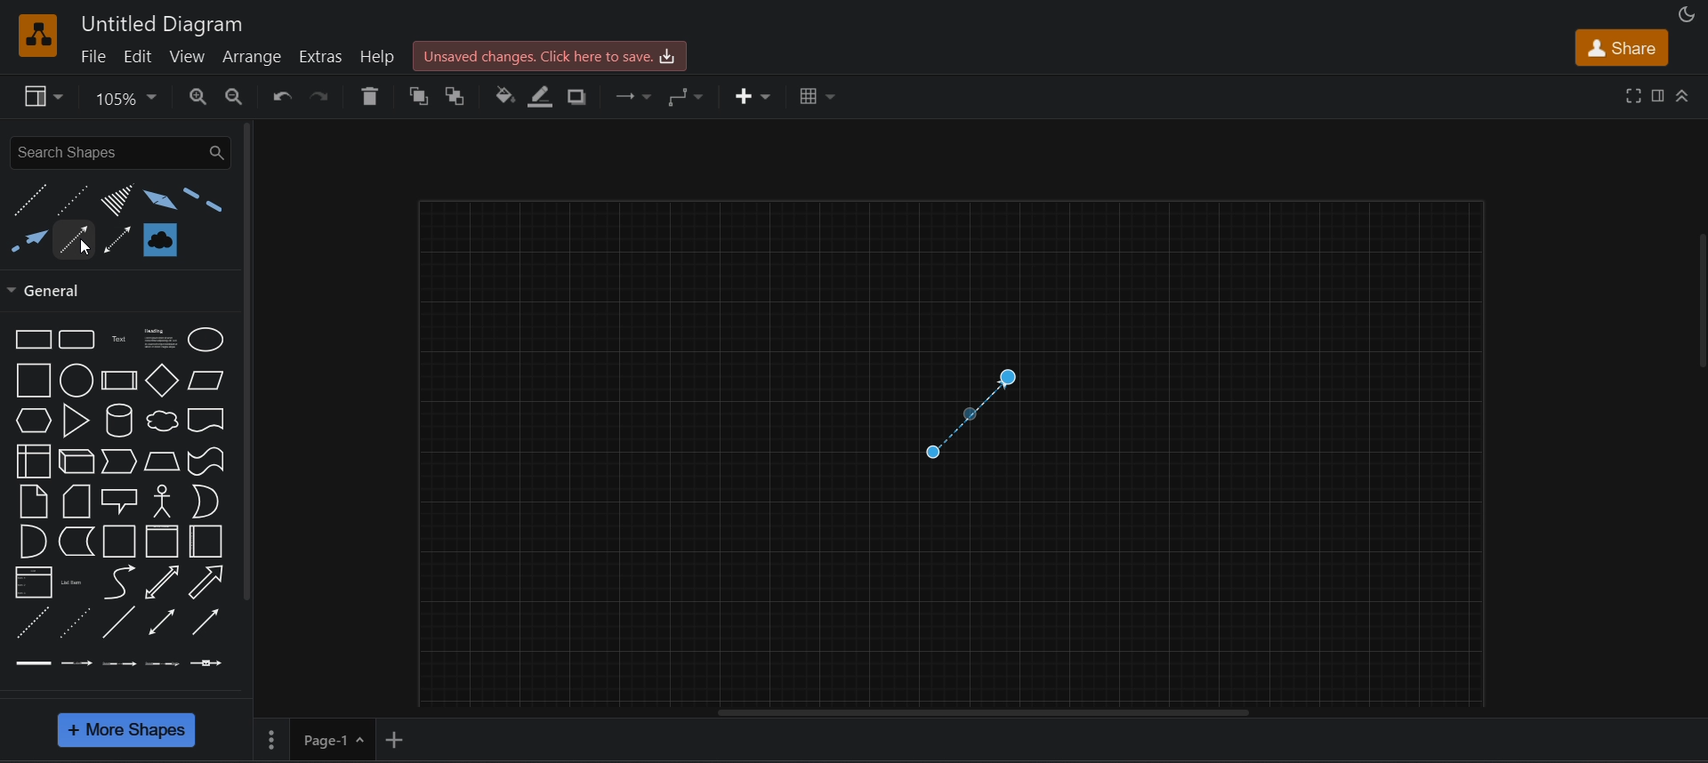  What do you see at coordinates (32, 501) in the screenshot?
I see `note` at bounding box center [32, 501].